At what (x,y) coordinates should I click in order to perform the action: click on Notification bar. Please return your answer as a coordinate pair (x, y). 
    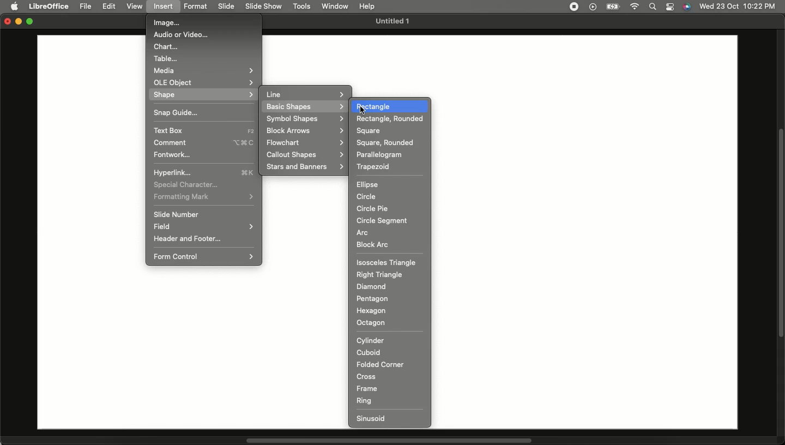
    Looking at the image, I should click on (671, 7).